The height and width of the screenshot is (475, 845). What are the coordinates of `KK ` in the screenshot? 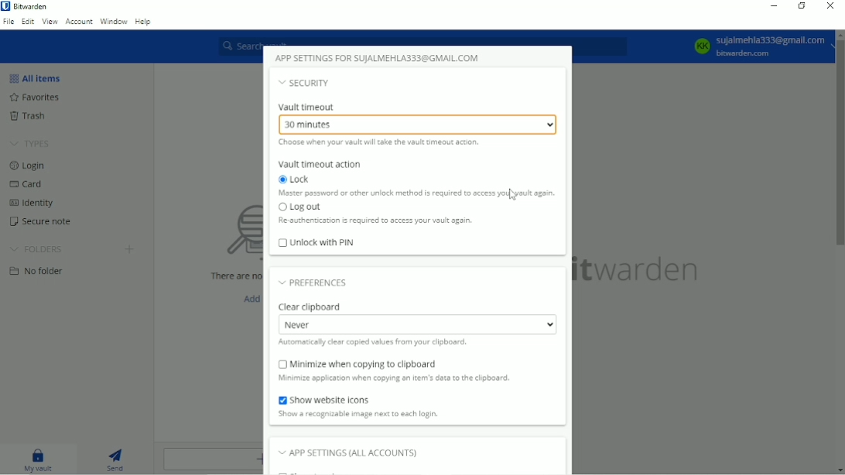 It's located at (702, 46).